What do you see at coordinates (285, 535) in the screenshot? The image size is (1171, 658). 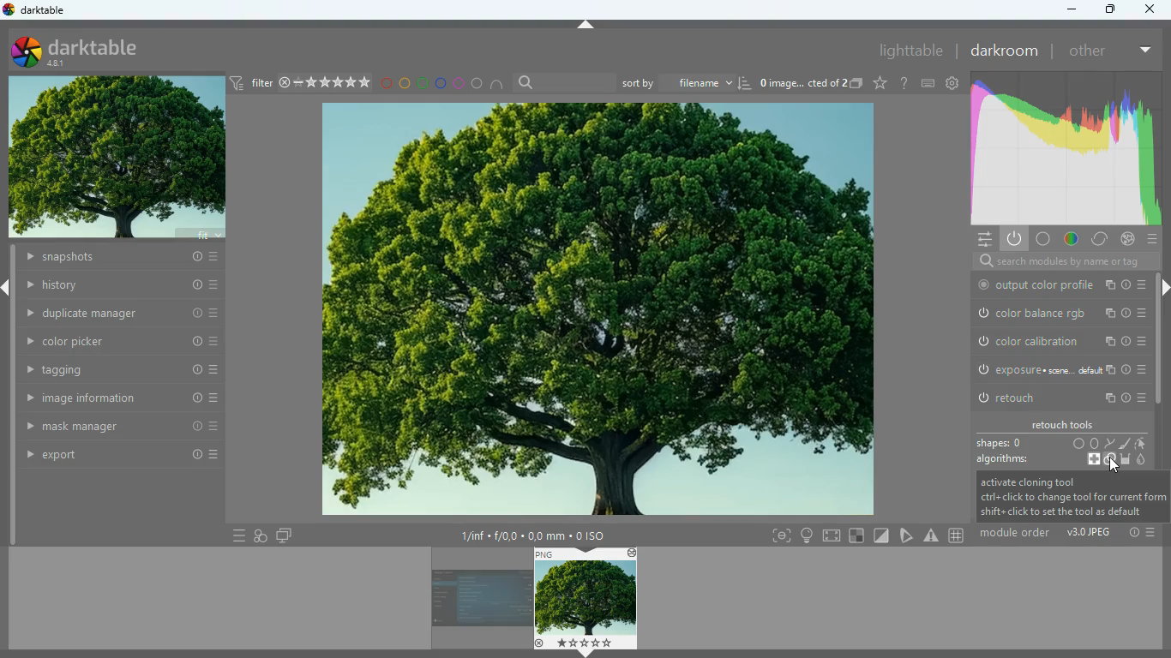 I see `screen` at bounding box center [285, 535].